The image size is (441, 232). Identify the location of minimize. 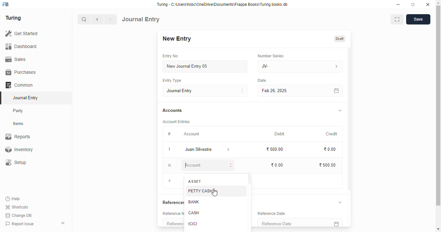
(398, 5).